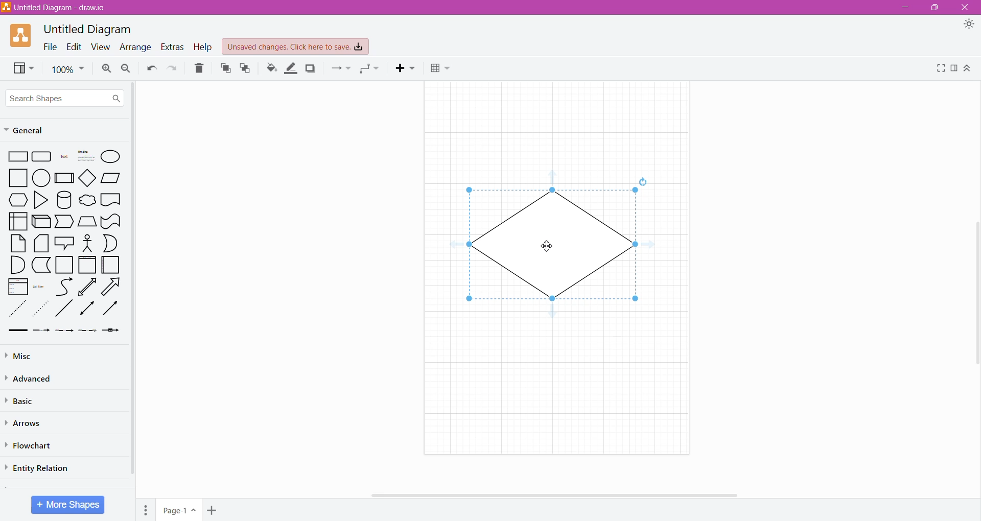  What do you see at coordinates (35, 379) in the screenshot?
I see `Advanced` at bounding box center [35, 379].